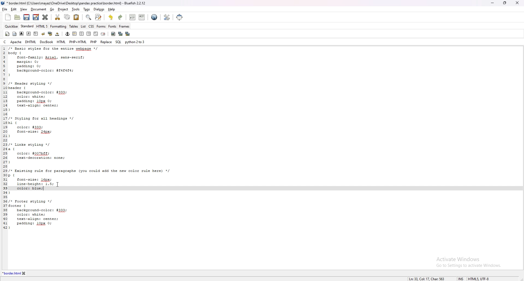 The height and width of the screenshot is (281, 524). I want to click on apache, so click(16, 42).